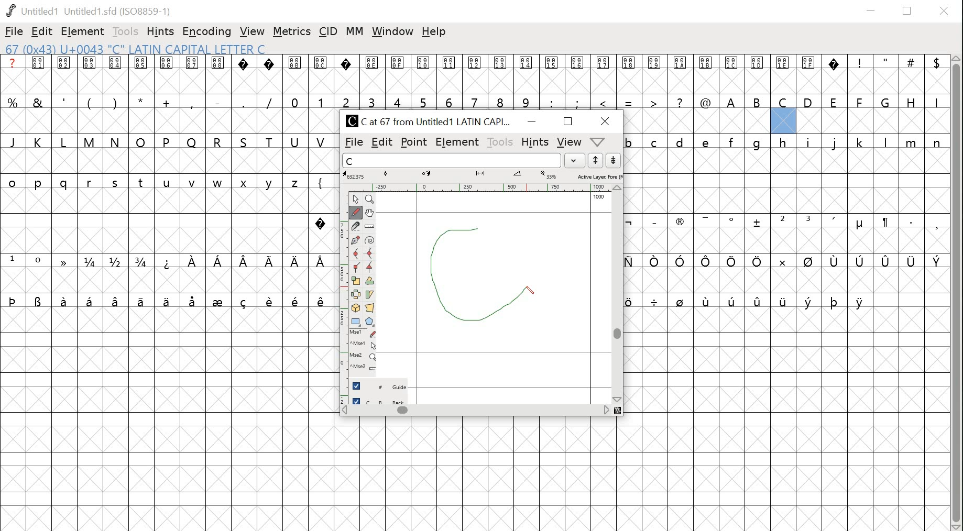 The width and height of the screenshot is (963, 531). Describe the element at coordinates (370, 322) in the screenshot. I see `polygon/star` at that location.